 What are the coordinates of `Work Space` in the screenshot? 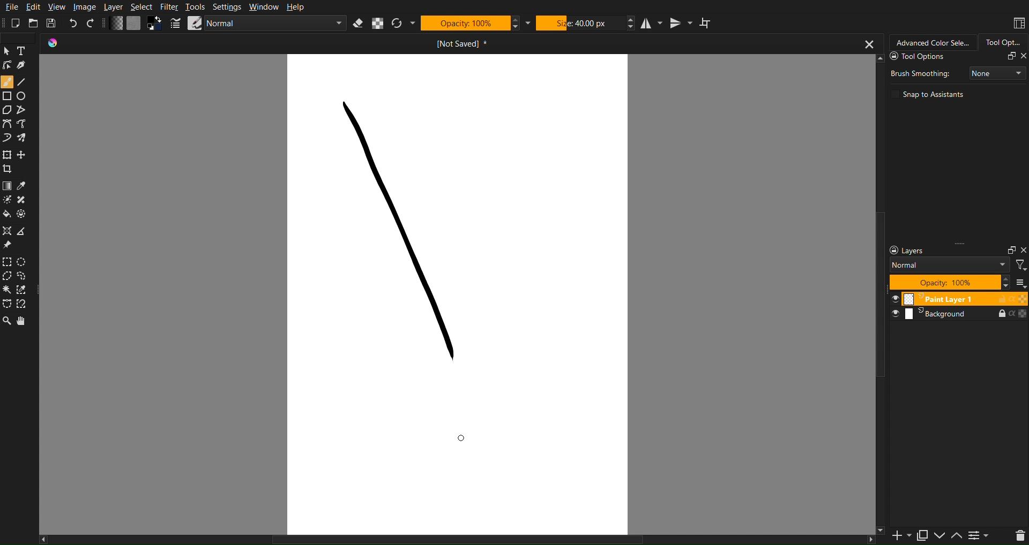 It's located at (560, 292).